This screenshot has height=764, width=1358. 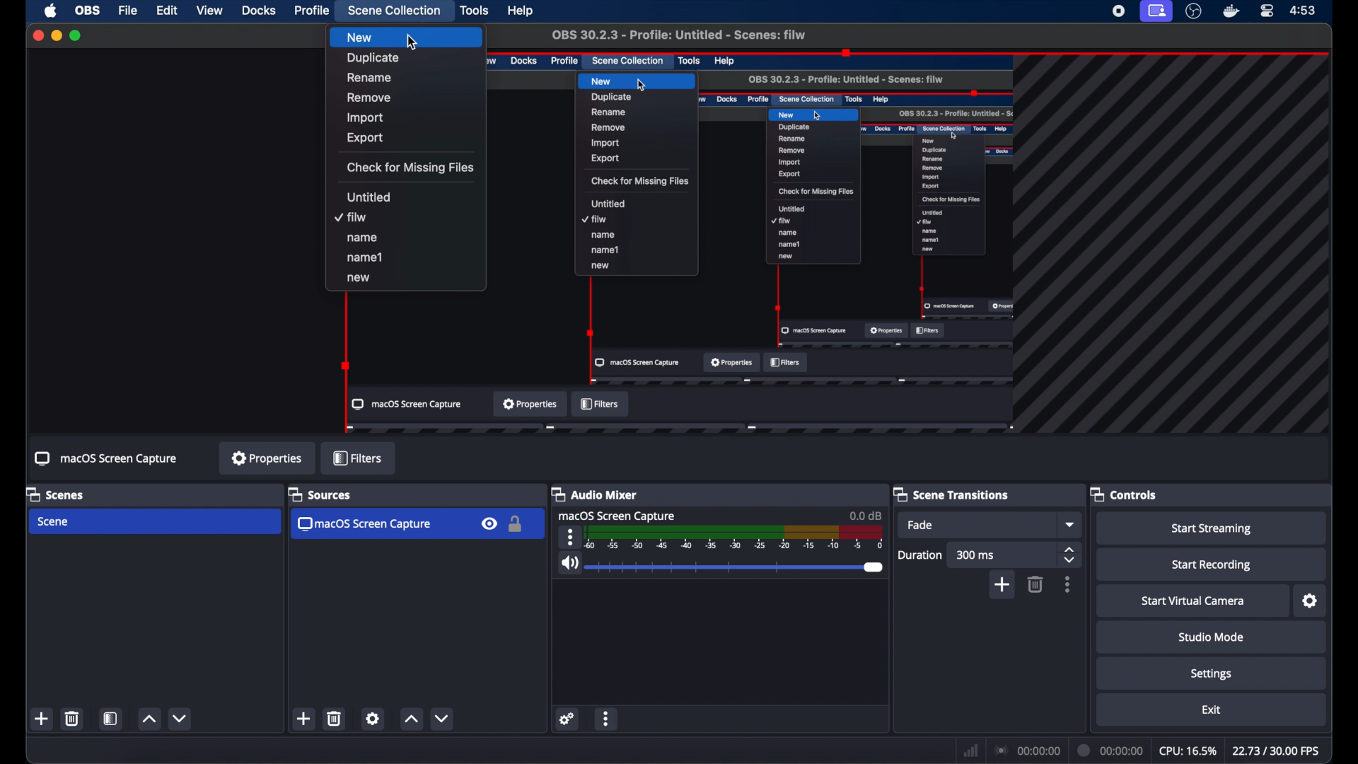 What do you see at coordinates (371, 98) in the screenshot?
I see `remove` at bounding box center [371, 98].